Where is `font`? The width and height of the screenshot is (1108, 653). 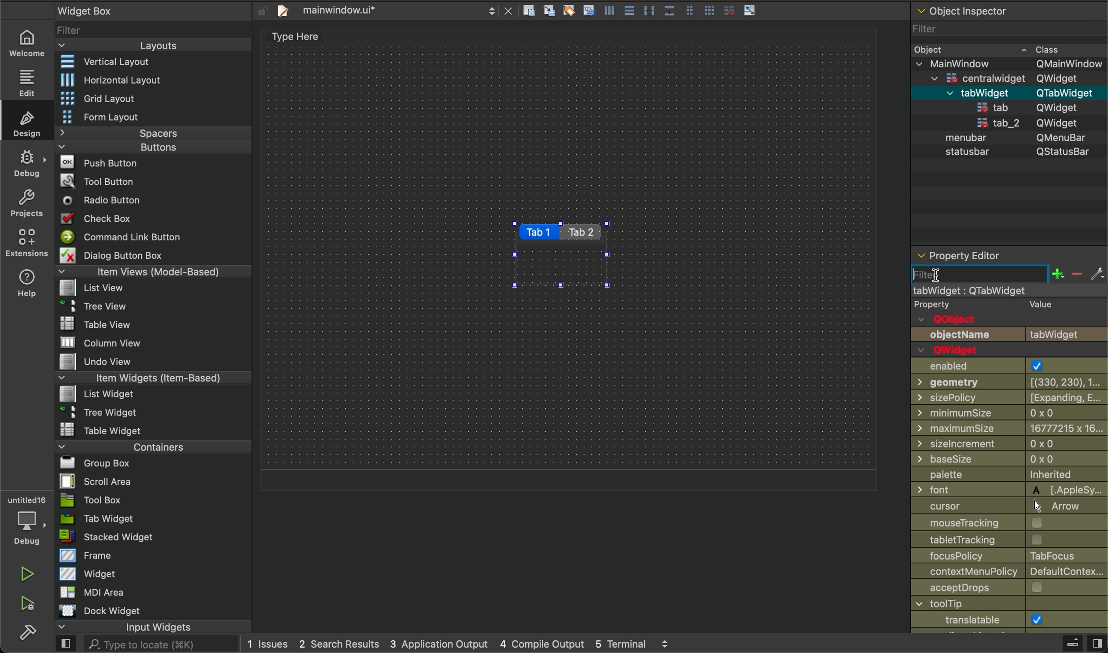 font is located at coordinates (1008, 490).